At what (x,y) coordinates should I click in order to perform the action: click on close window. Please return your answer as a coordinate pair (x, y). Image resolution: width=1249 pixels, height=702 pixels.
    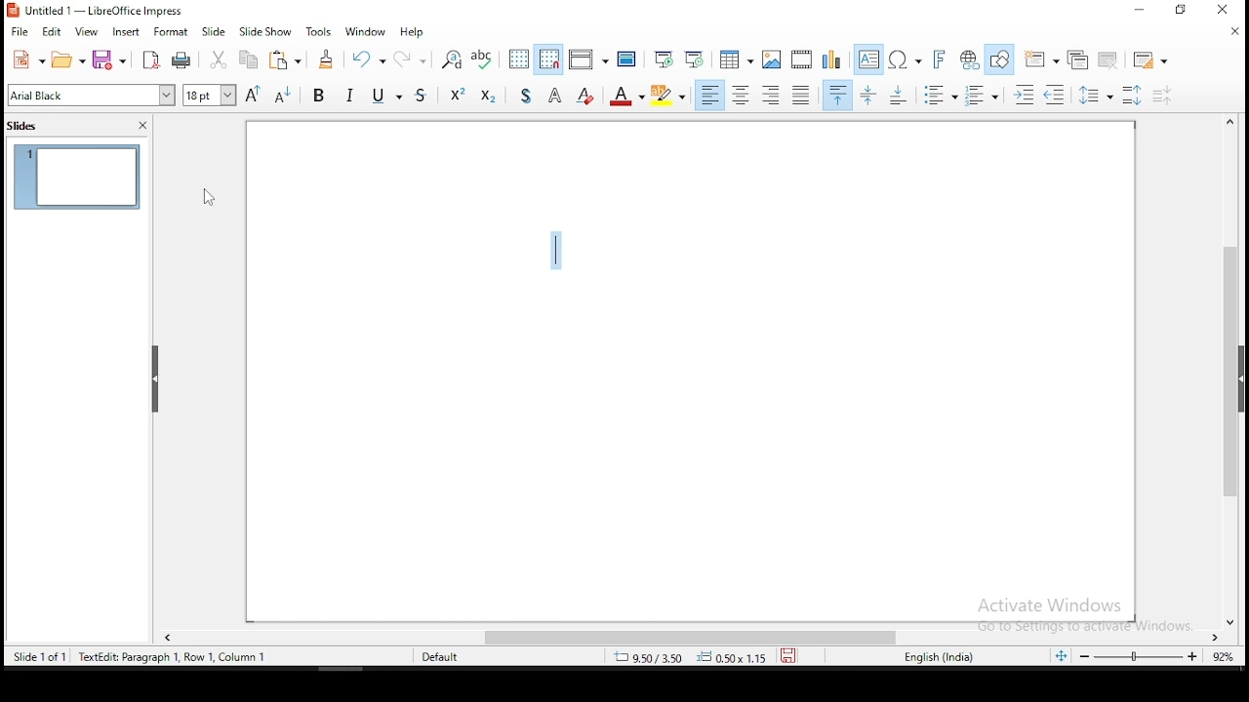
    Looking at the image, I should click on (1219, 9).